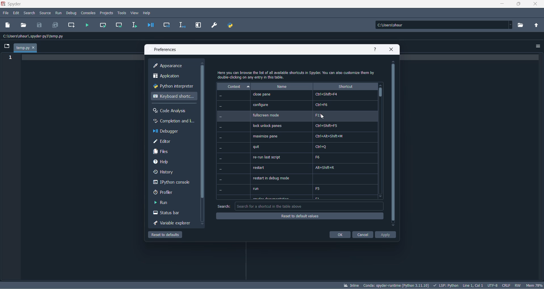 This screenshot has height=289, width=544. What do you see at coordinates (319, 188) in the screenshot?
I see `F5` at bounding box center [319, 188].